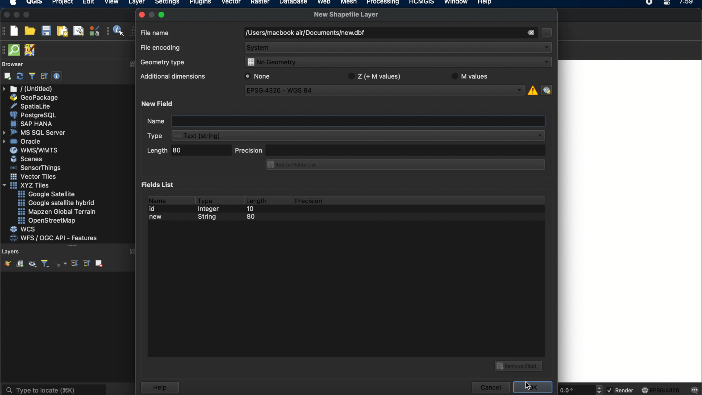  Describe the element at coordinates (349, 3) in the screenshot. I see `mesh` at that location.